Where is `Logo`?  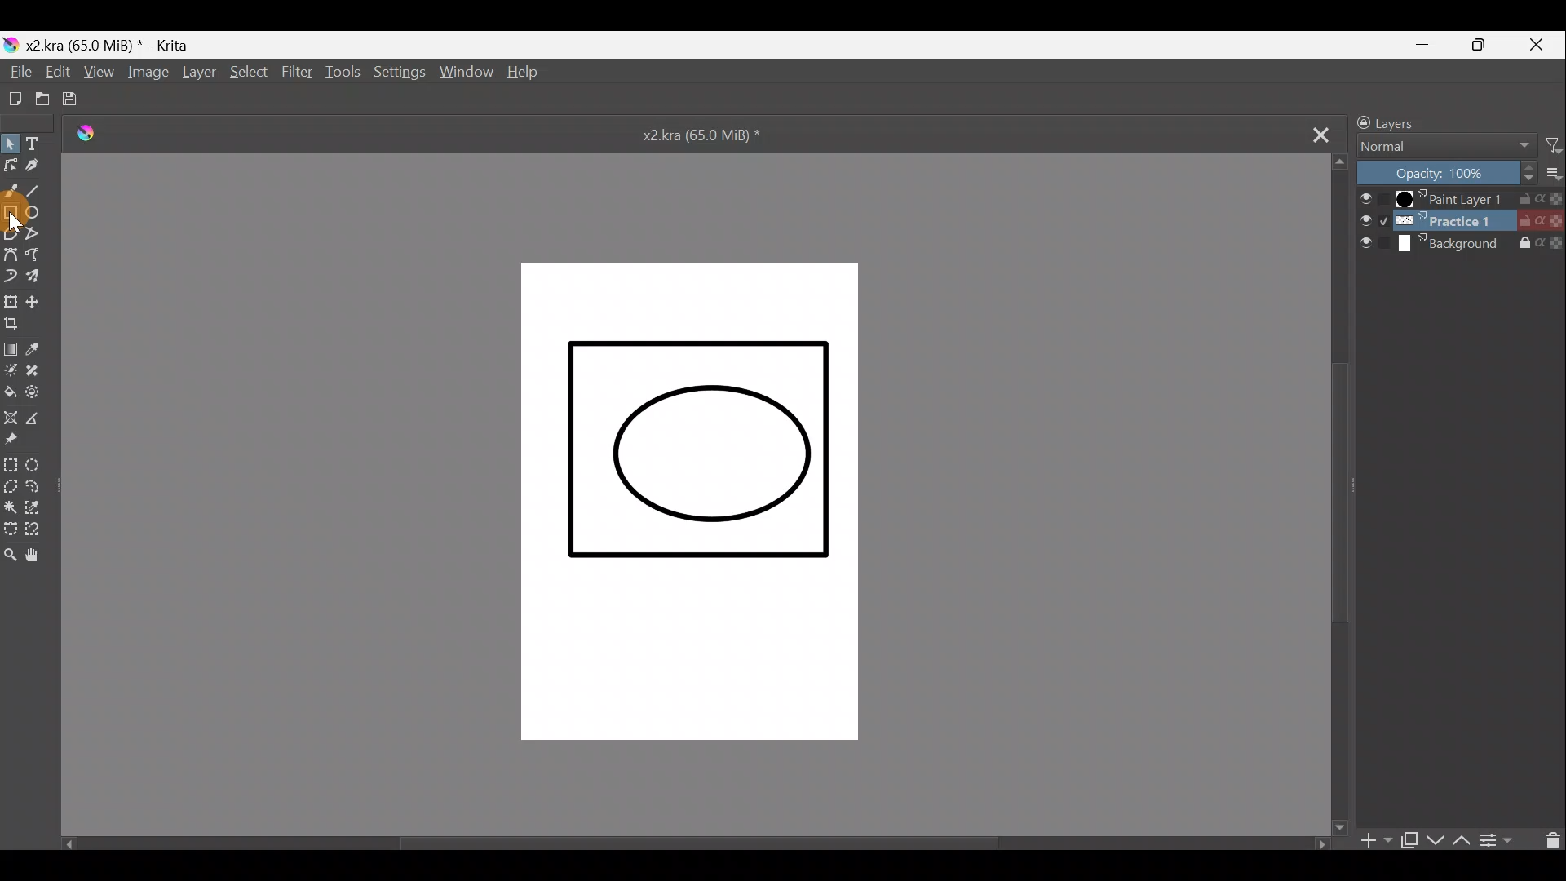
Logo is located at coordinates (80, 129).